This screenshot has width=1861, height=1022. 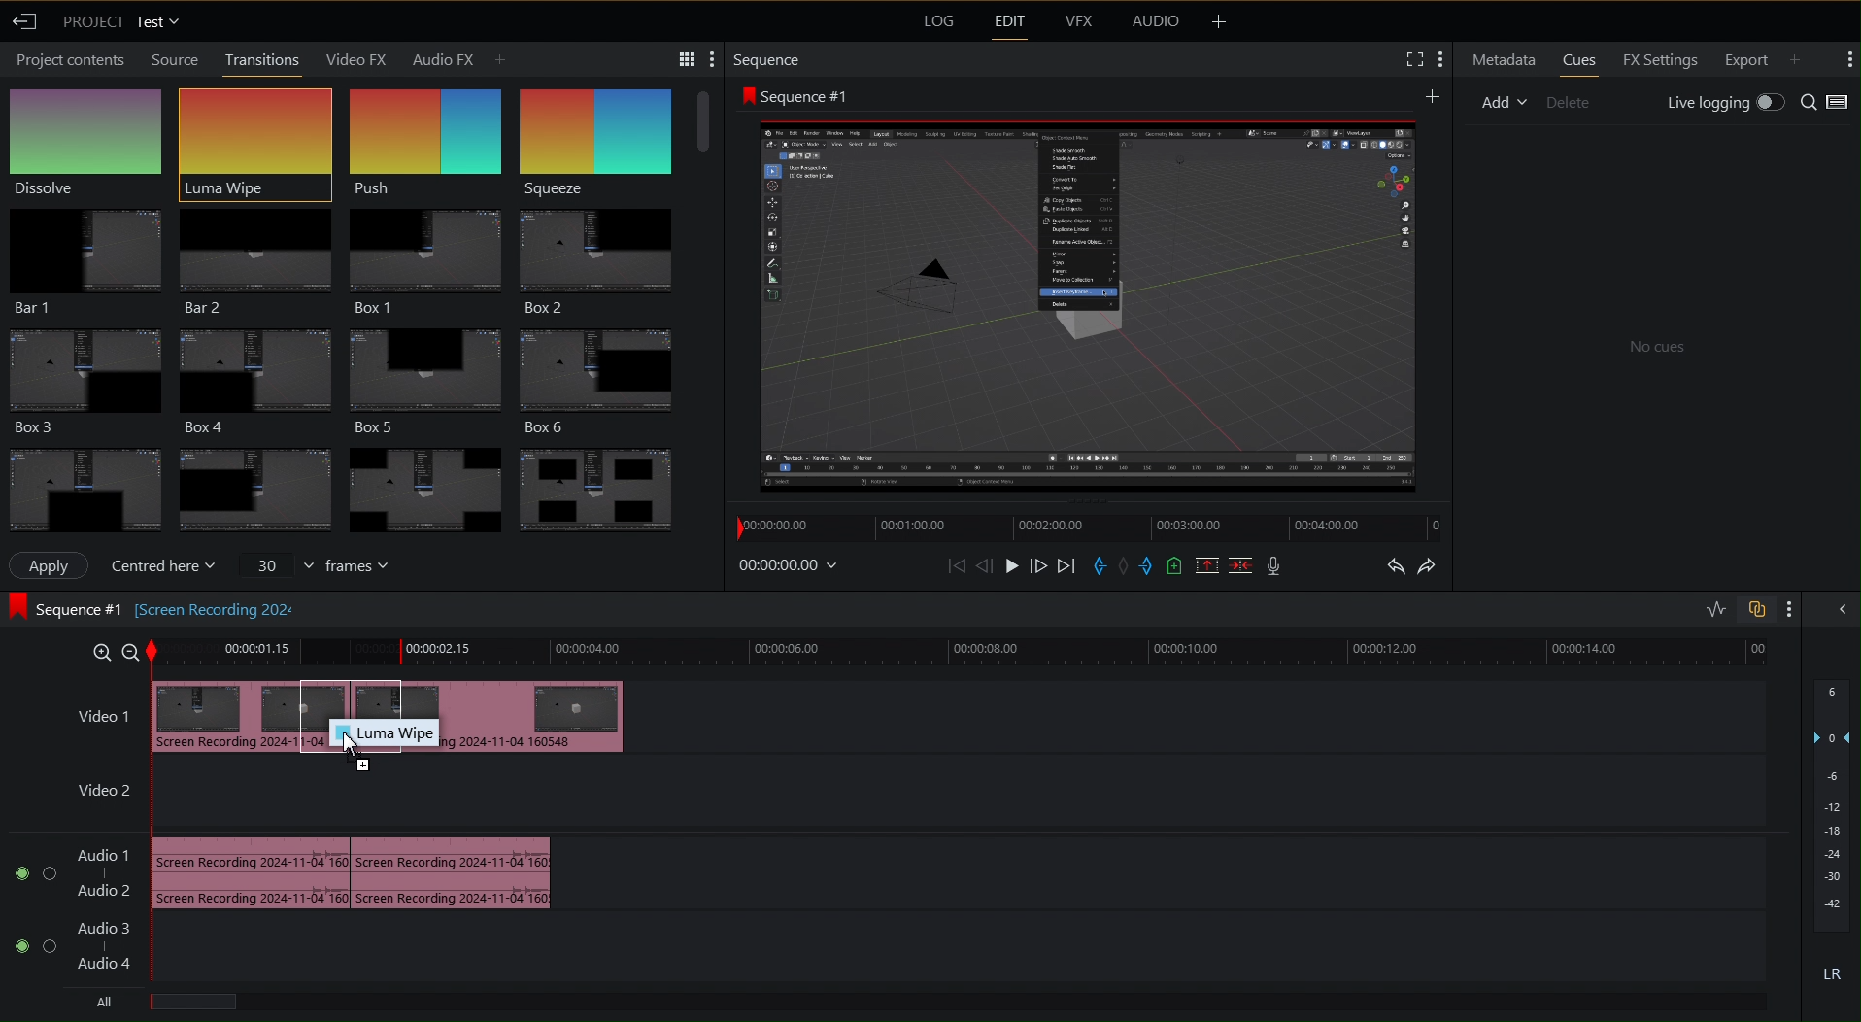 What do you see at coordinates (610, 374) in the screenshot?
I see `Box 6` at bounding box center [610, 374].